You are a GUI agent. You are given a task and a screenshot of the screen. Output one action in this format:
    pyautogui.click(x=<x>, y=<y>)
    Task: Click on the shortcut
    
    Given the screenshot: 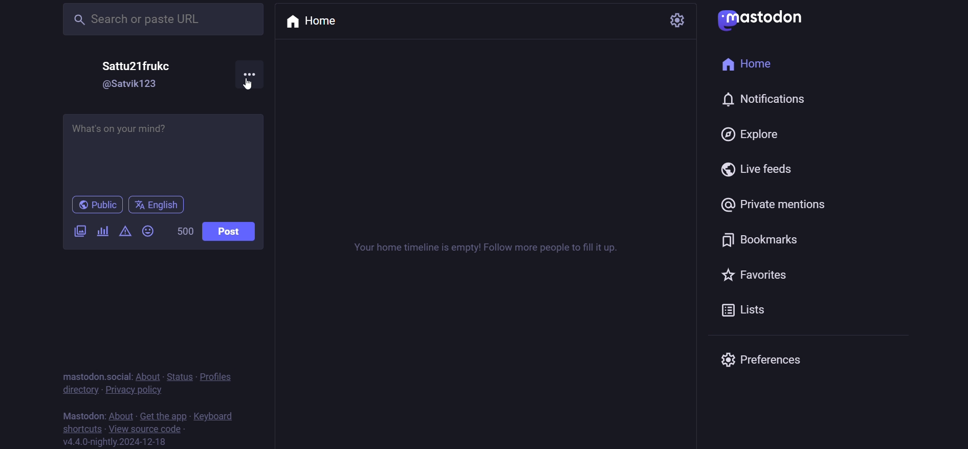 What is the action you would take?
    pyautogui.click(x=82, y=429)
    